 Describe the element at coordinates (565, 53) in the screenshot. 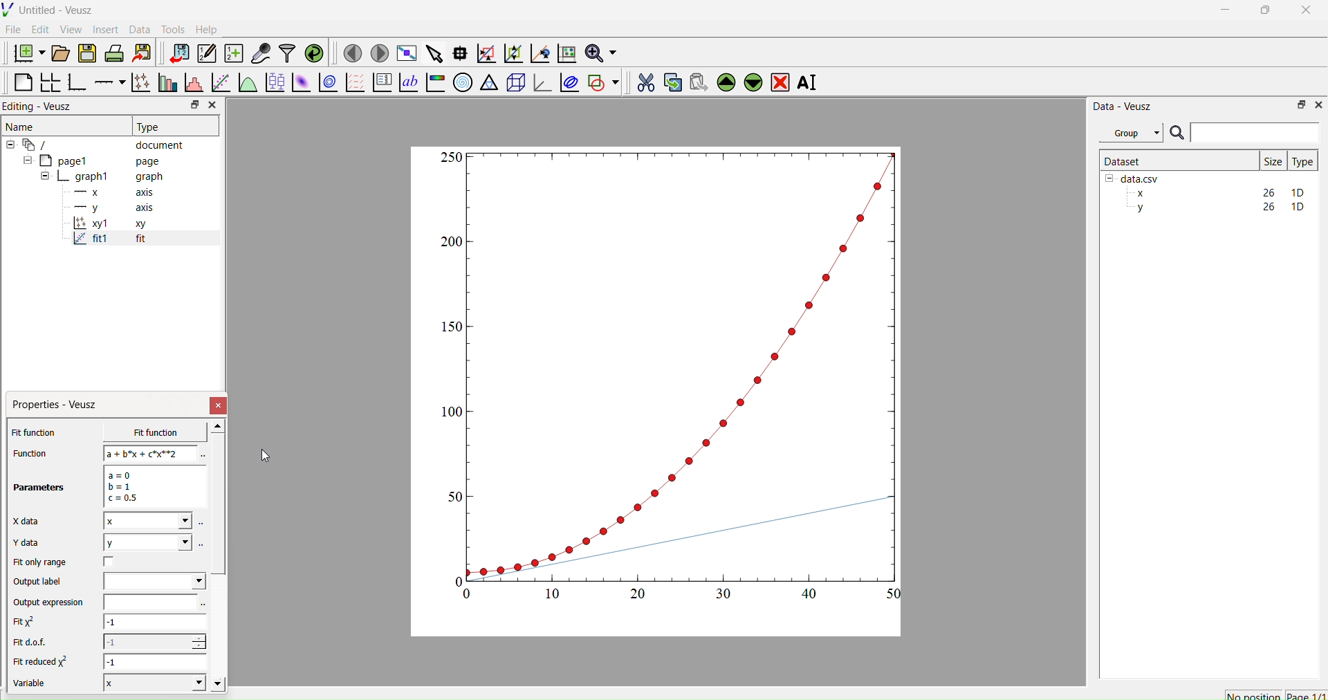

I see `Reset graph axis` at that location.